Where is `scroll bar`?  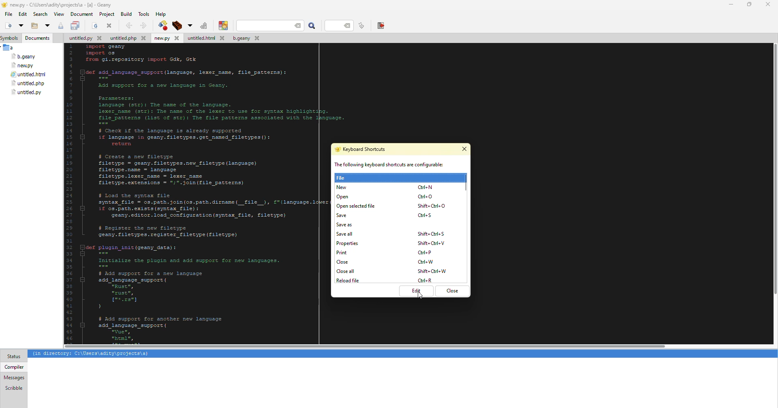
scroll bar is located at coordinates (465, 185).